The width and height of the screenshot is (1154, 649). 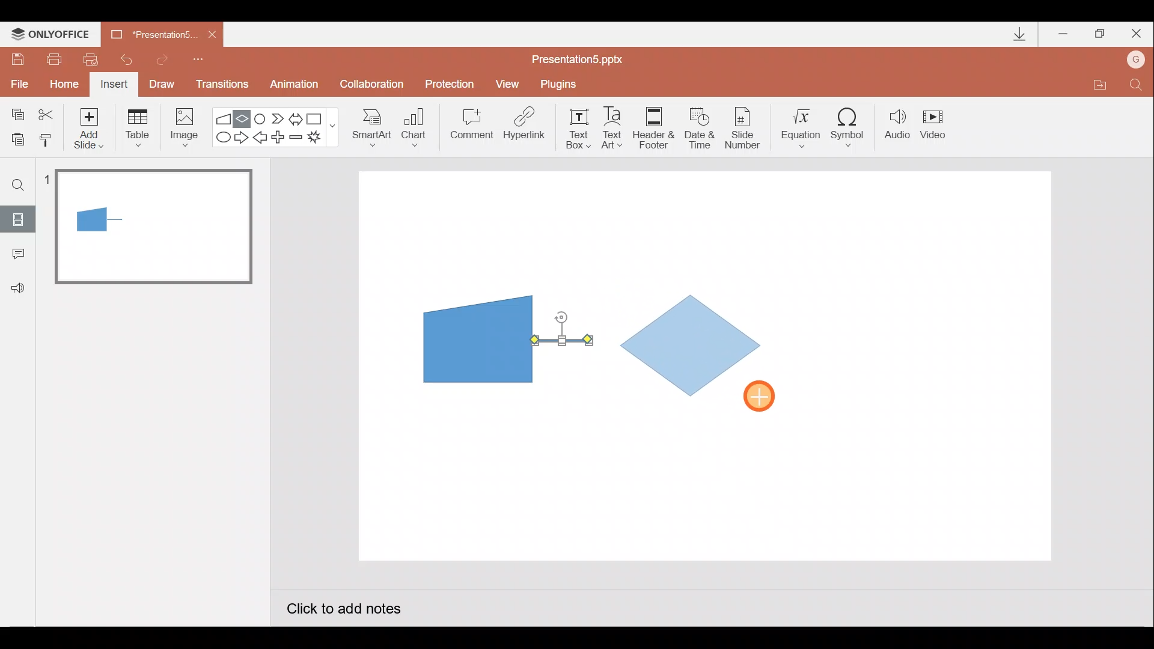 I want to click on Audio, so click(x=898, y=127).